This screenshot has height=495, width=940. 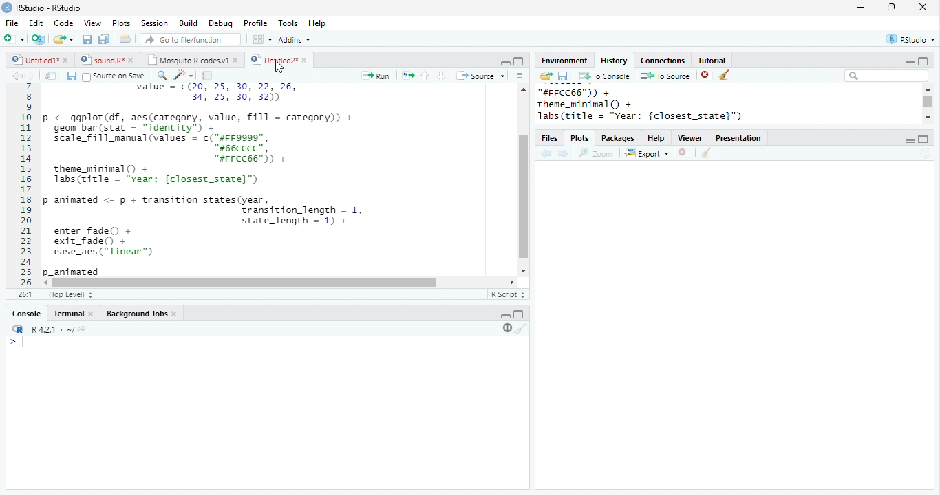 I want to click on clear, so click(x=707, y=153).